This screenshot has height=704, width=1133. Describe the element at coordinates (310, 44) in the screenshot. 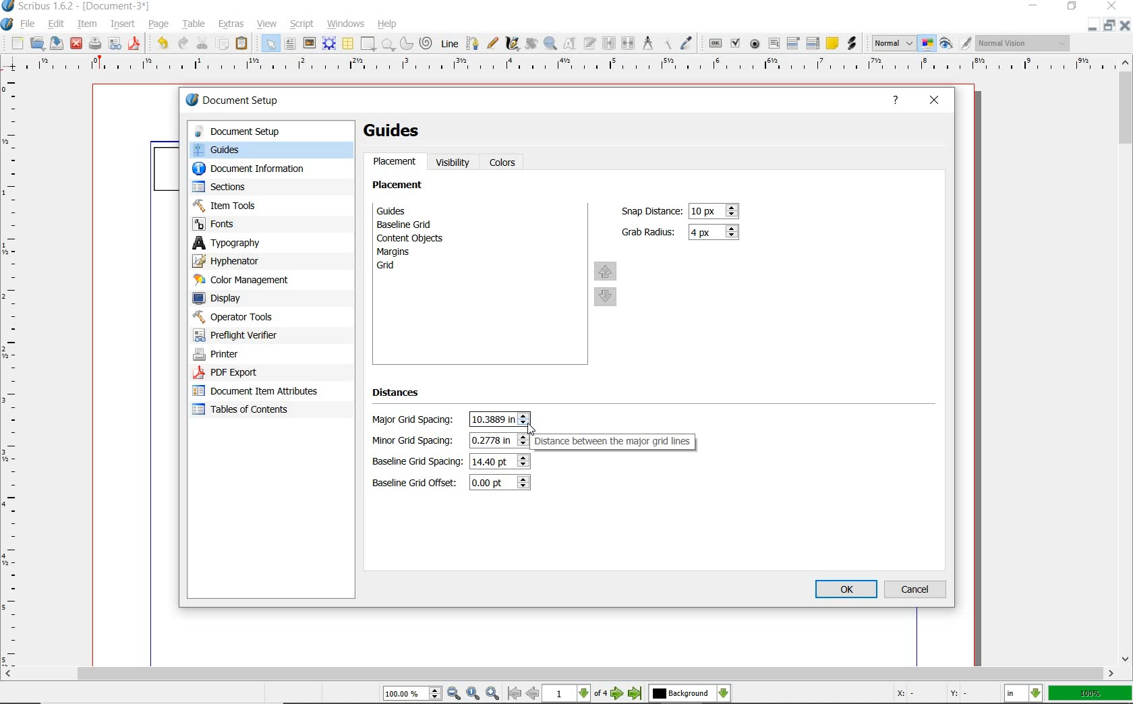

I see `image frame` at that location.